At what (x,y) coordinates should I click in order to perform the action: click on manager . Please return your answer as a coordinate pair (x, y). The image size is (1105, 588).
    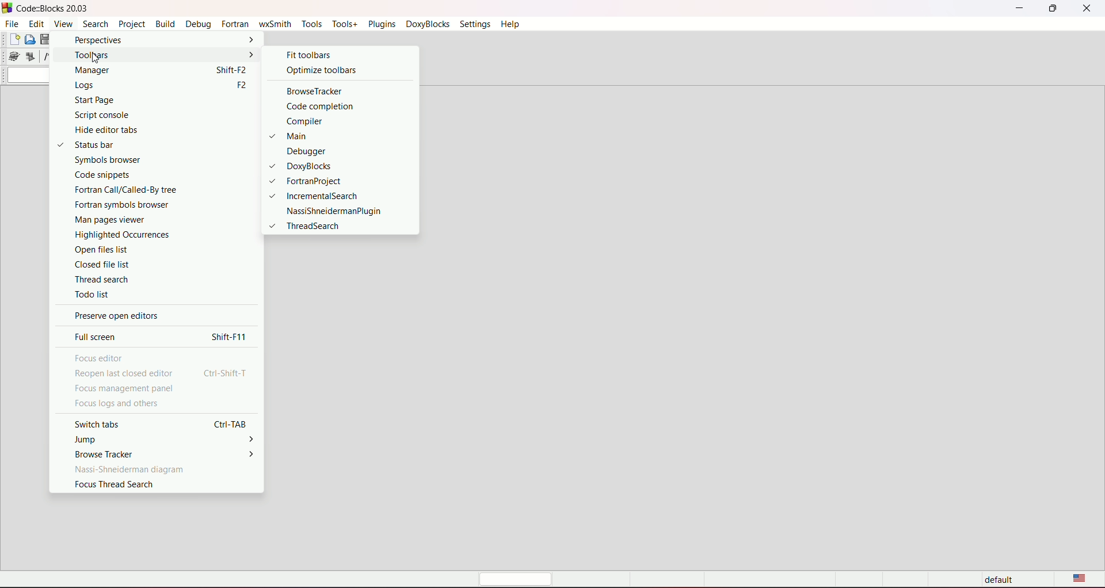
    Looking at the image, I should click on (137, 71).